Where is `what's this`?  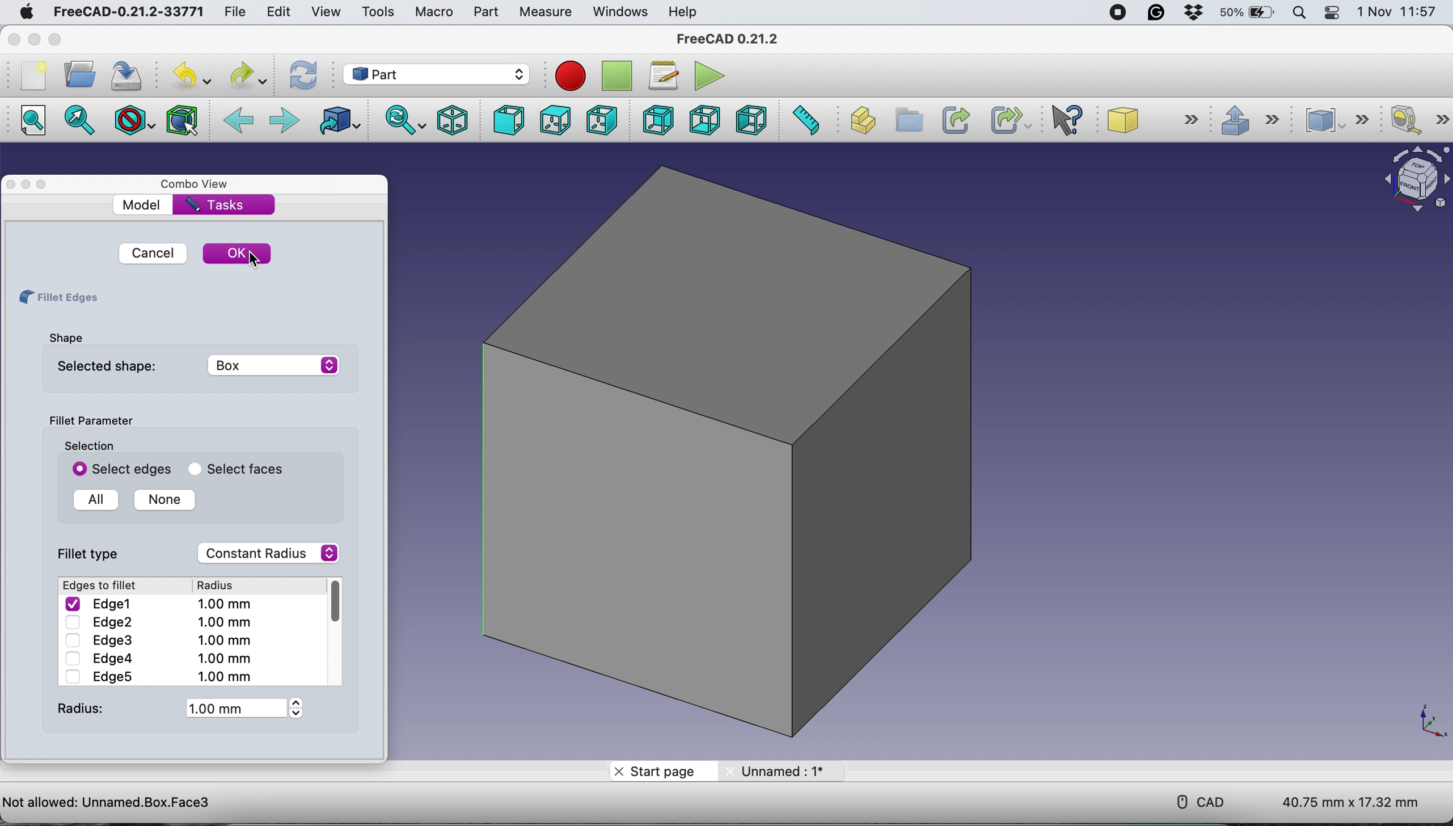
what's this is located at coordinates (1067, 118).